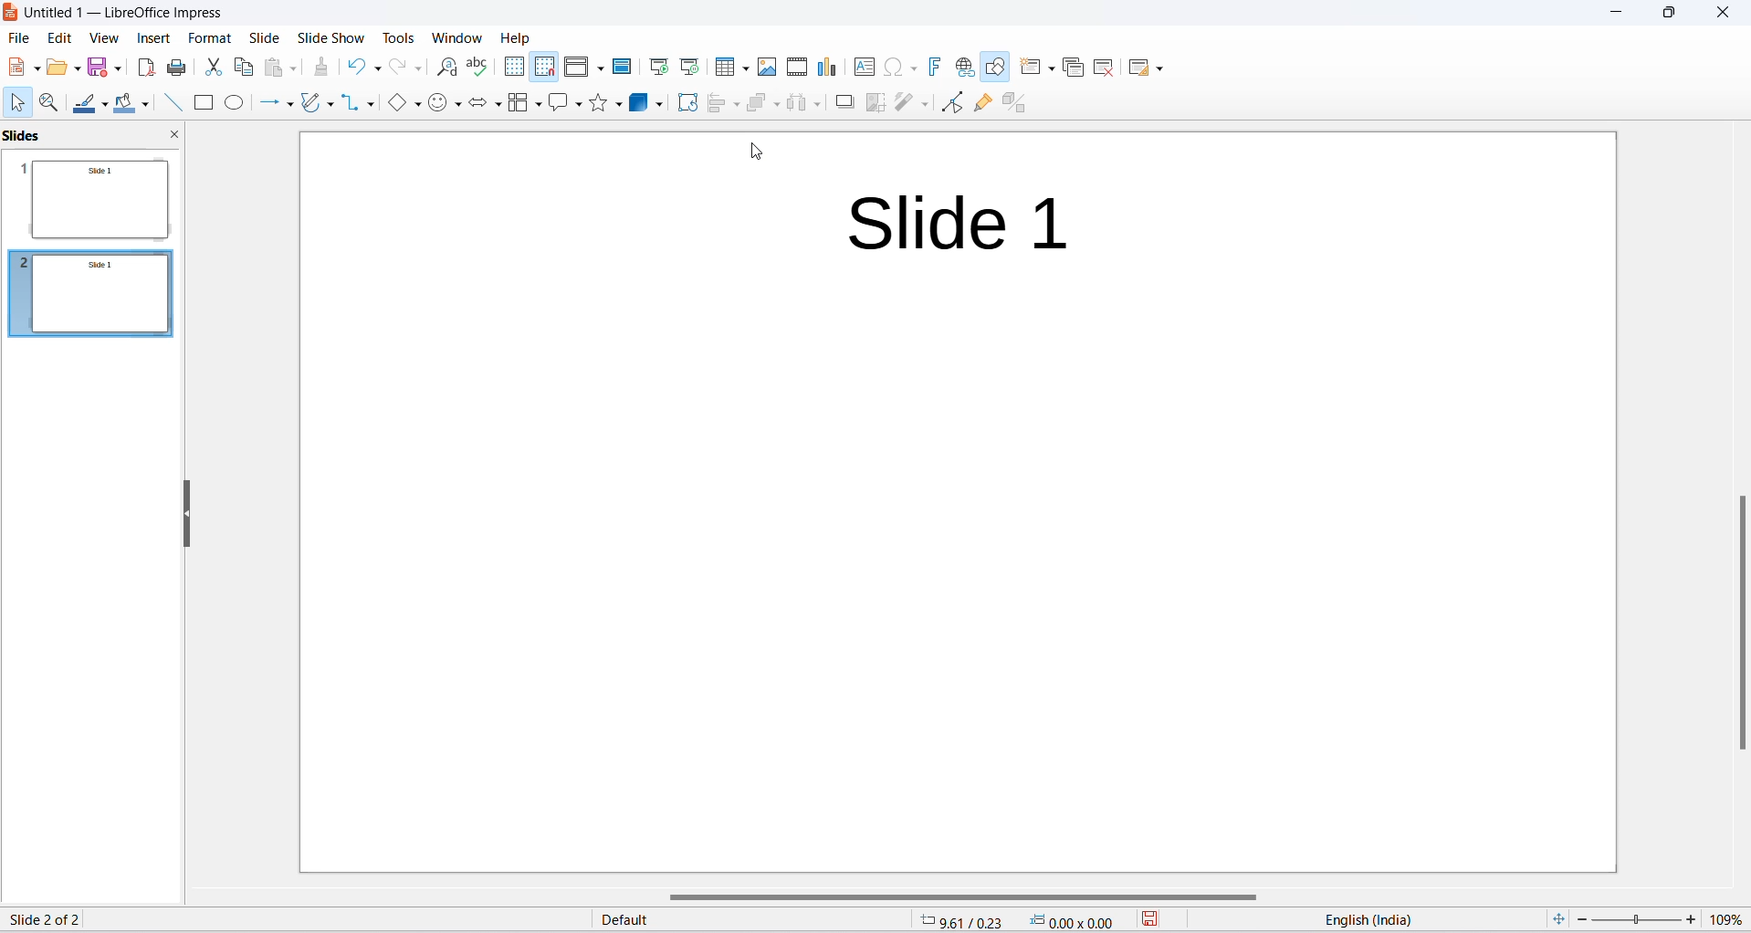  I want to click on copy, so click(245, 68).